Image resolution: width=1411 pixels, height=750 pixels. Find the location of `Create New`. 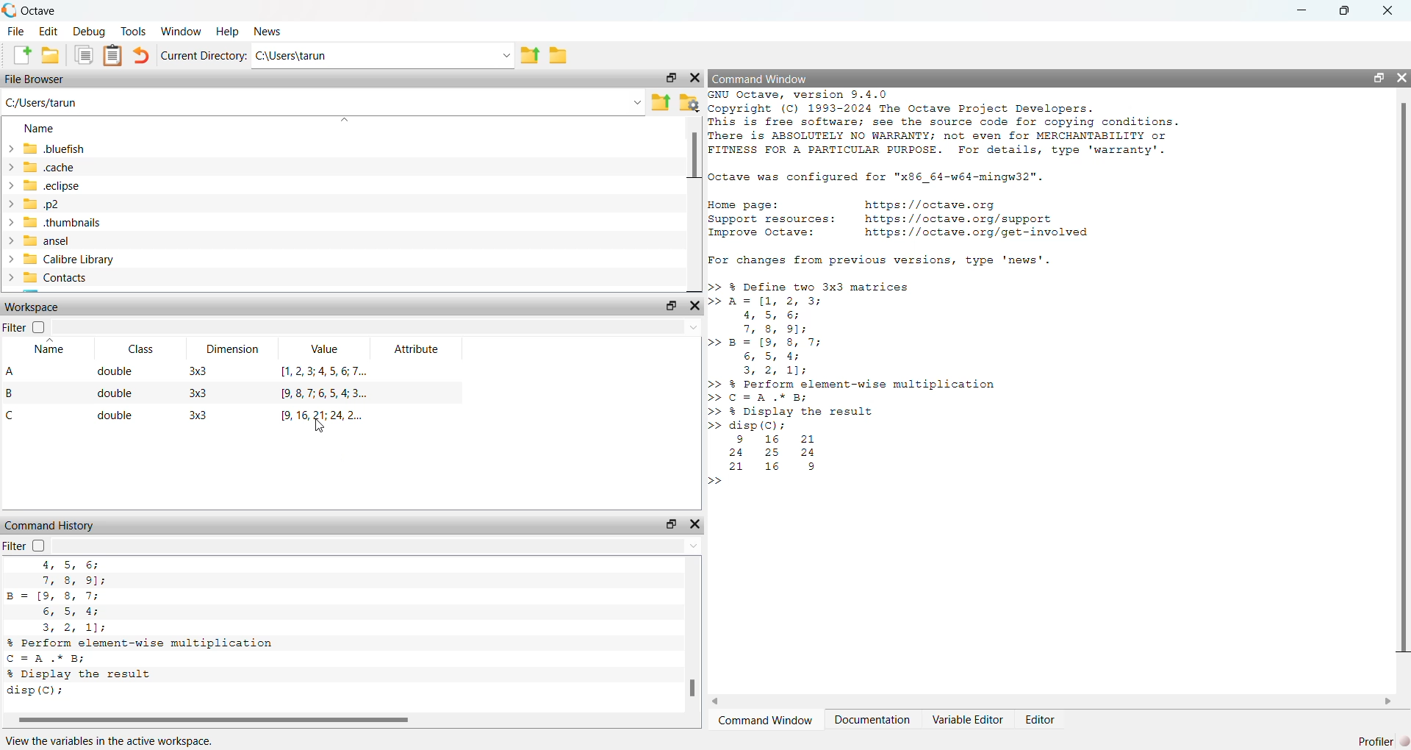

Create New is located at coordinates (21, 54).